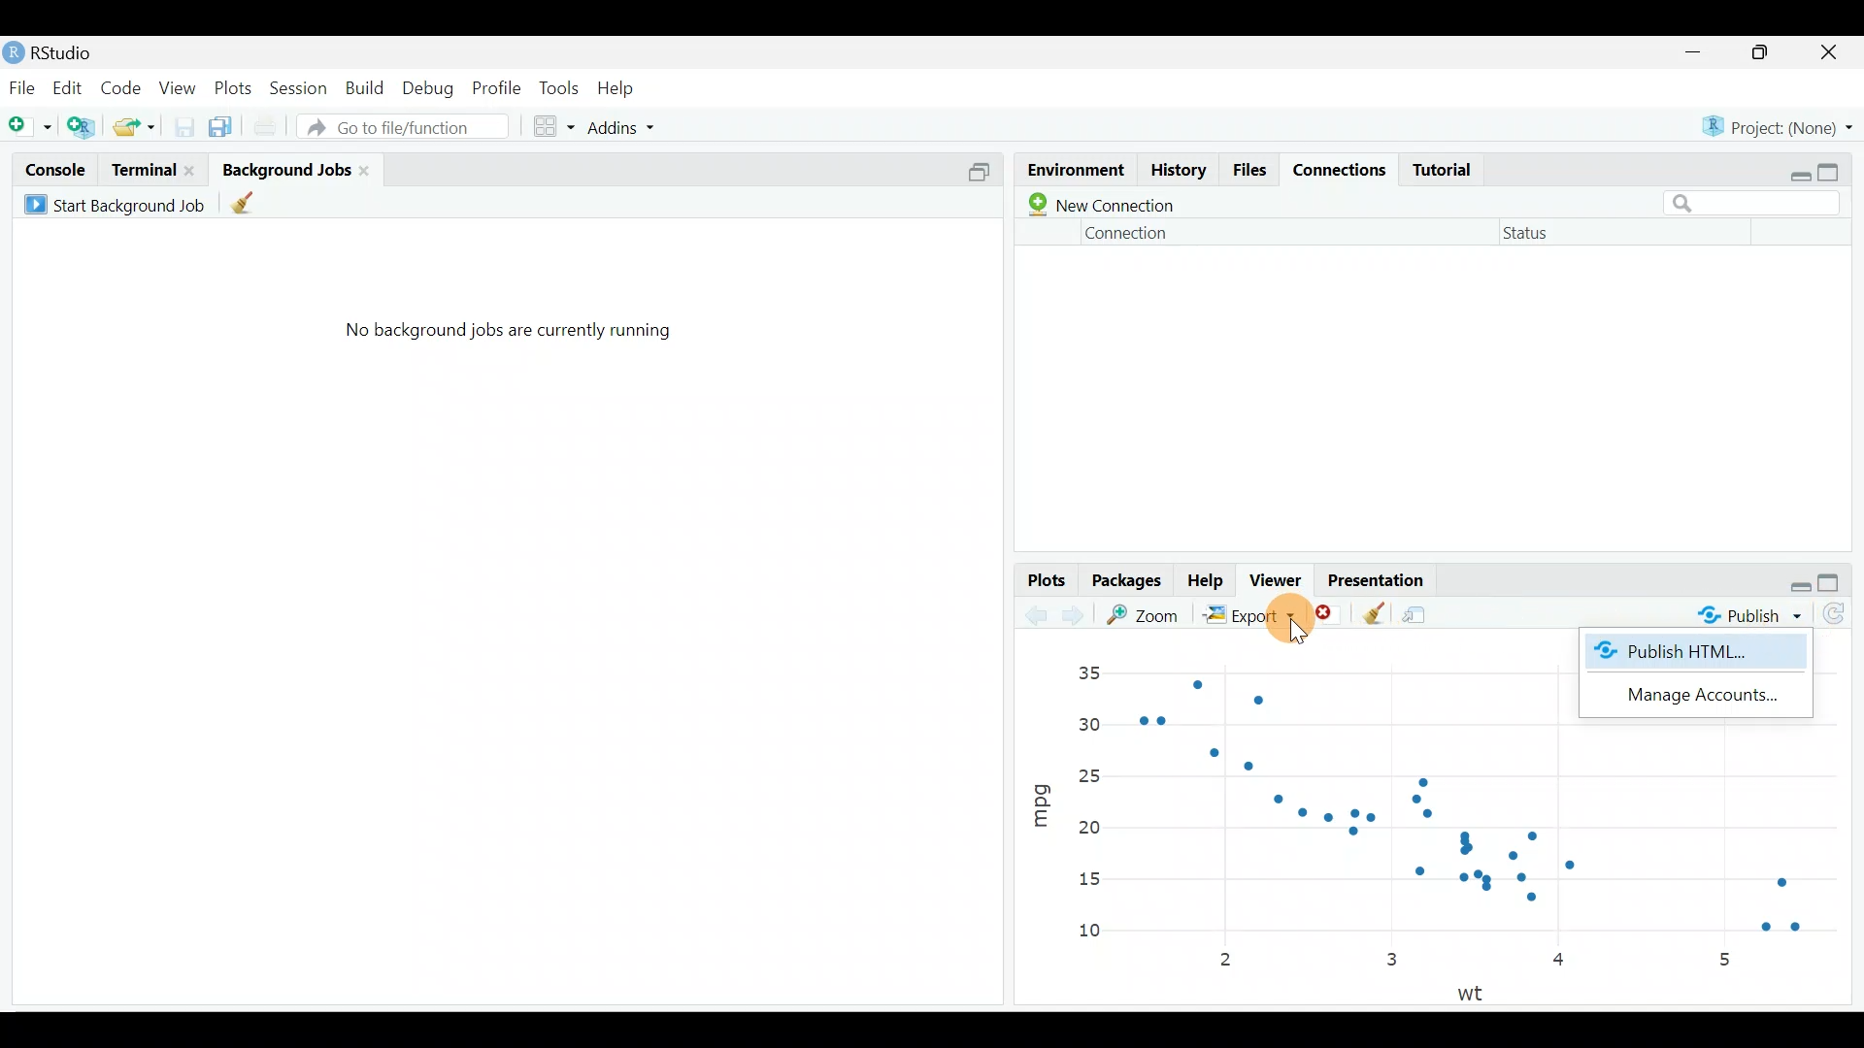 The image size is (1864, 1048). What do you see at coordinates (558, 90) in the screenshot?
I see `Tools` at bounding box center [558, 90].